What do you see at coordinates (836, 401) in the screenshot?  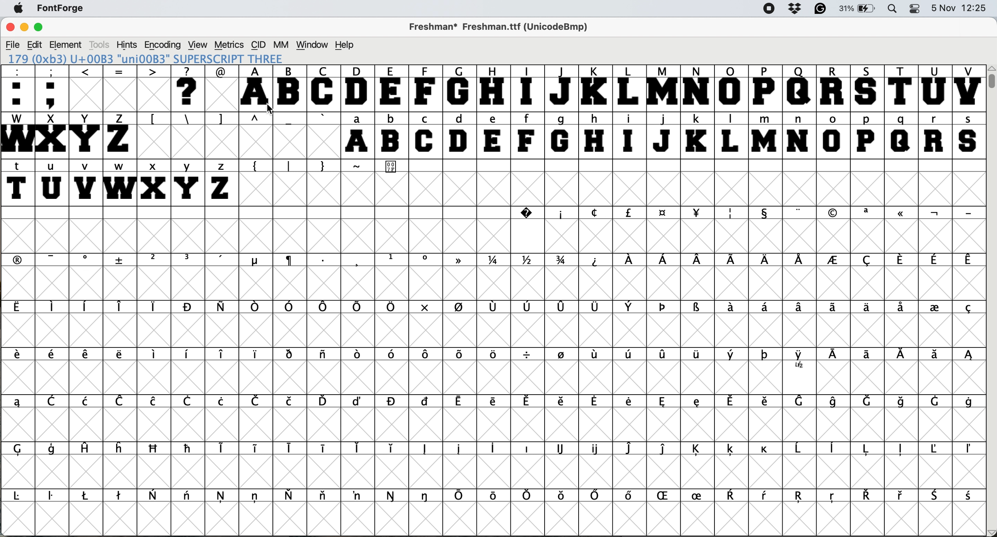 I see `symbol` at bounding box center [836, 401].